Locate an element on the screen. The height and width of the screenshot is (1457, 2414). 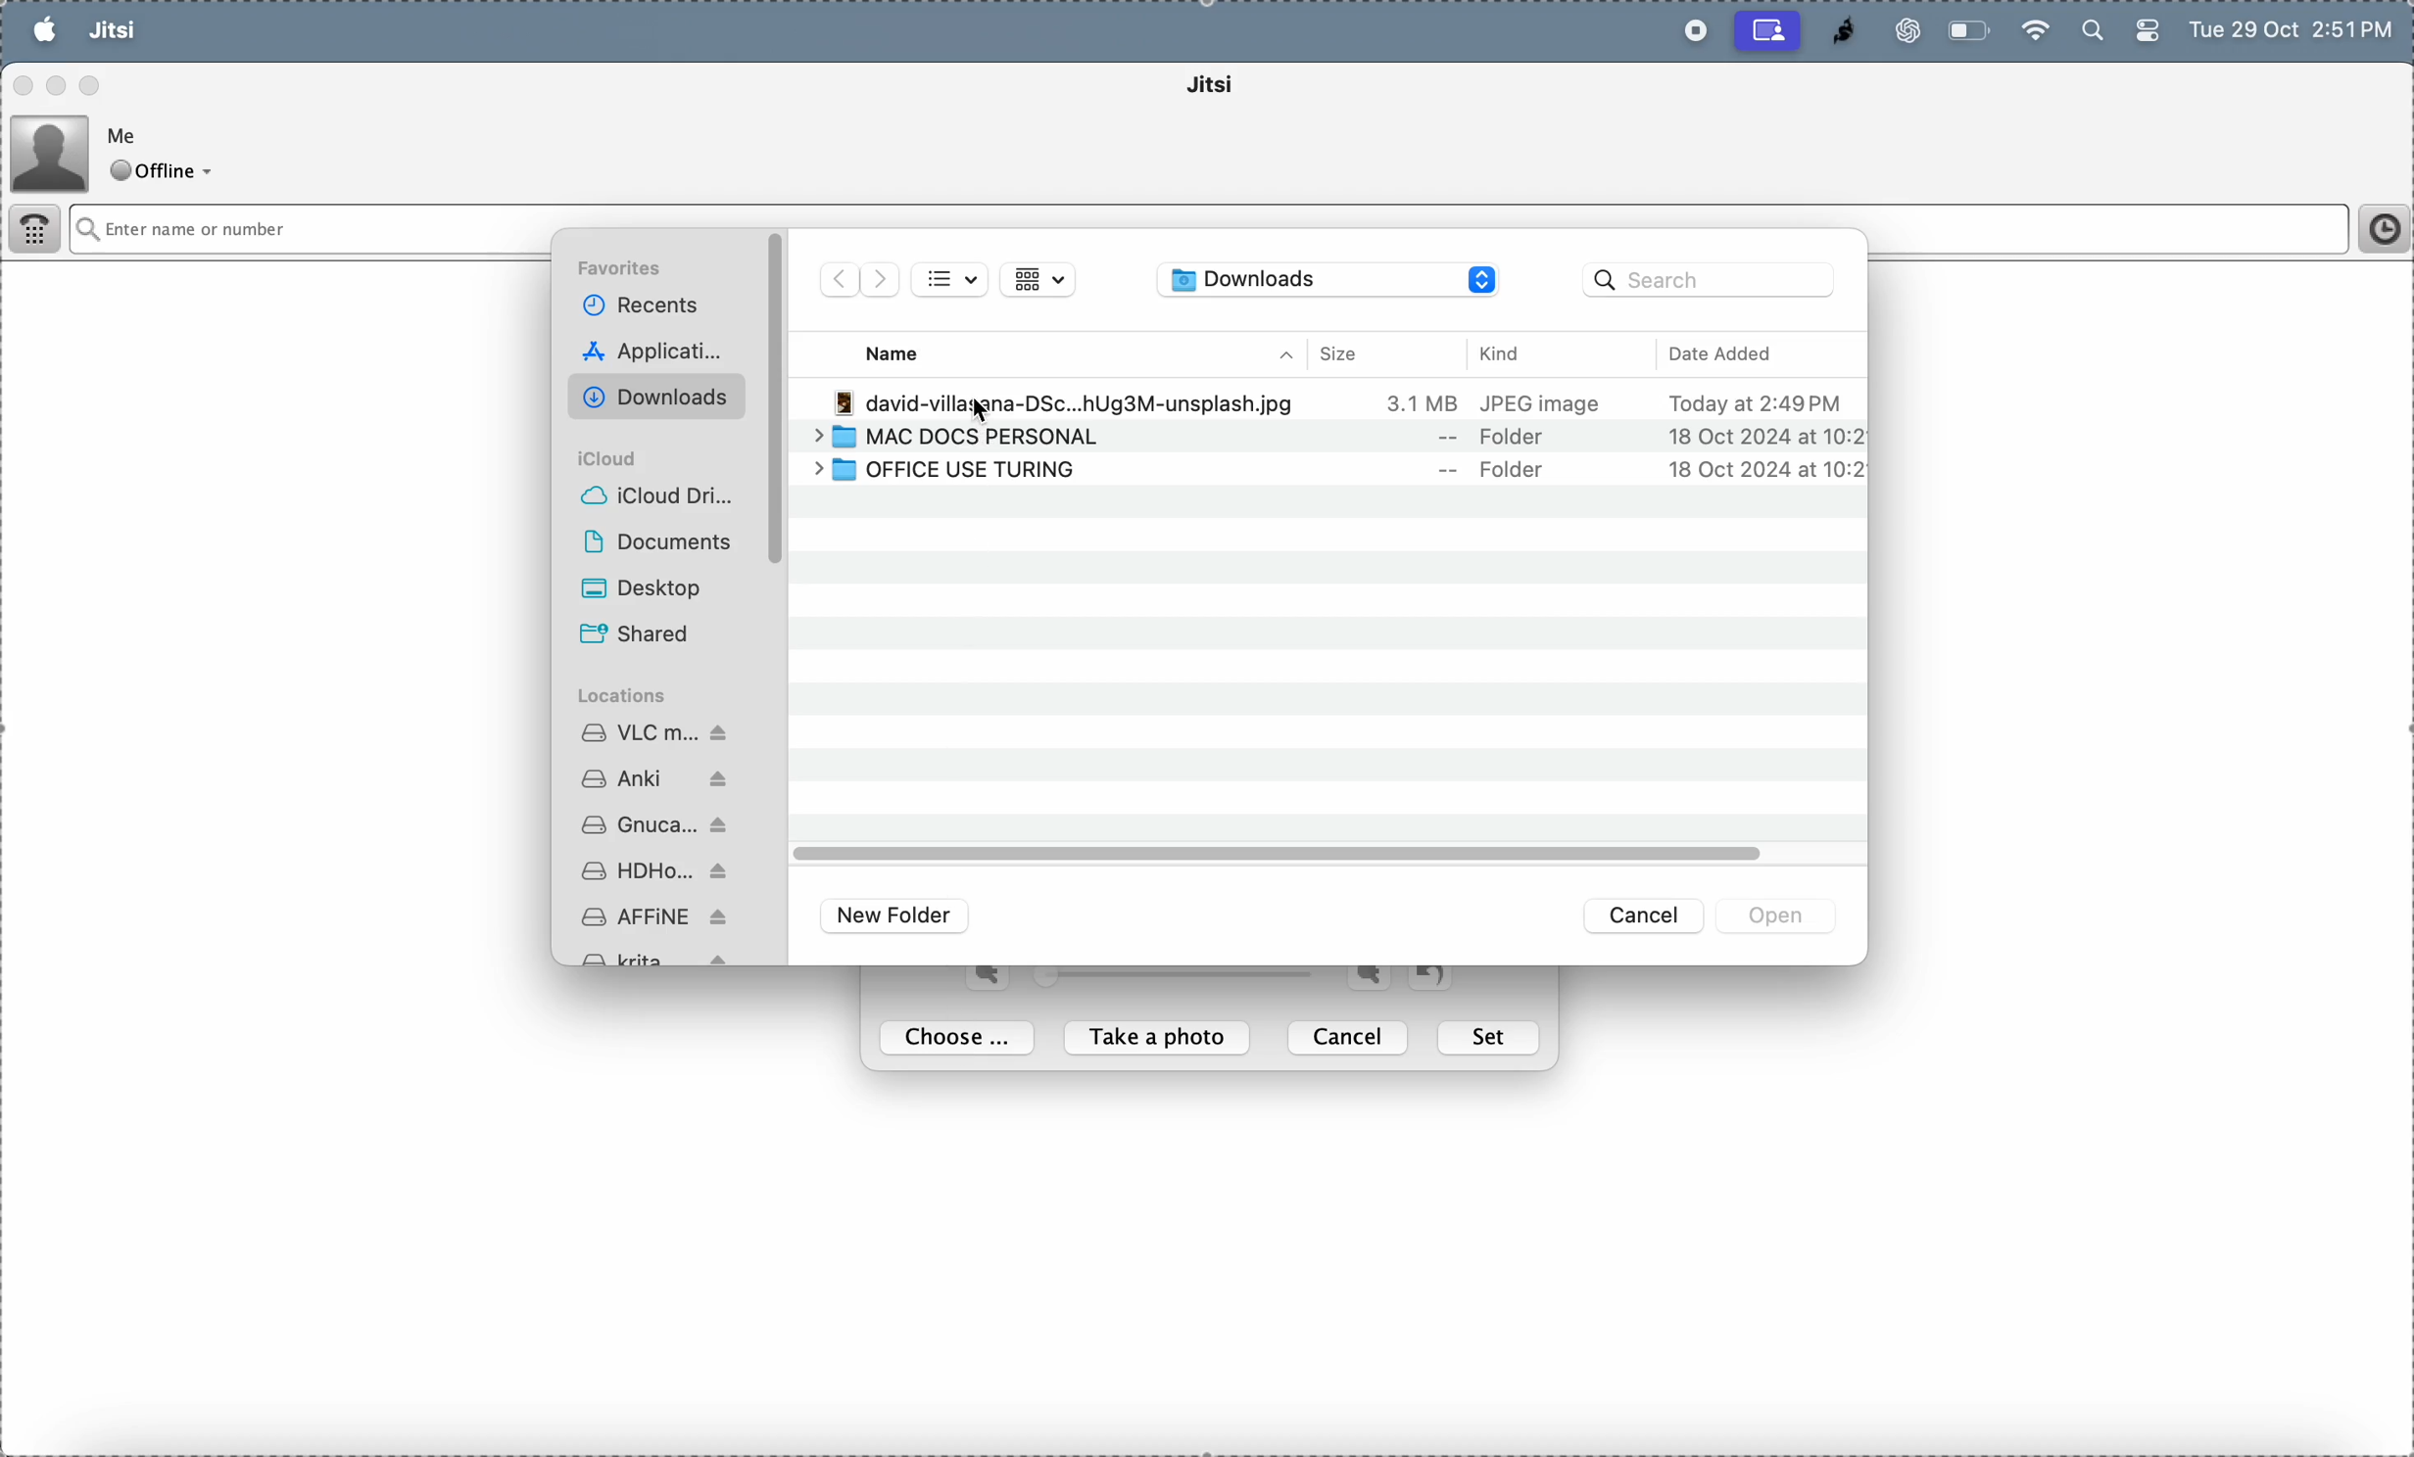
jitsi is located at coordinates (1835, 31).